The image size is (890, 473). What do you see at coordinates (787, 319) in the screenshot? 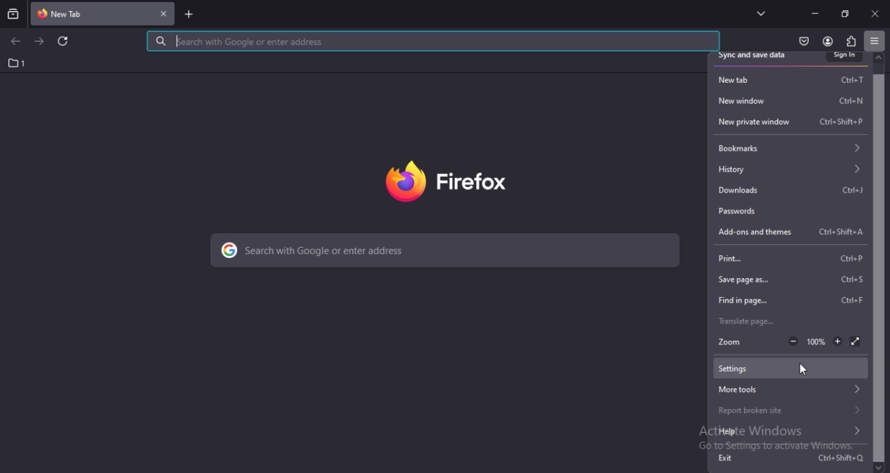
I see `translate page` at bounding box center [787, 319].